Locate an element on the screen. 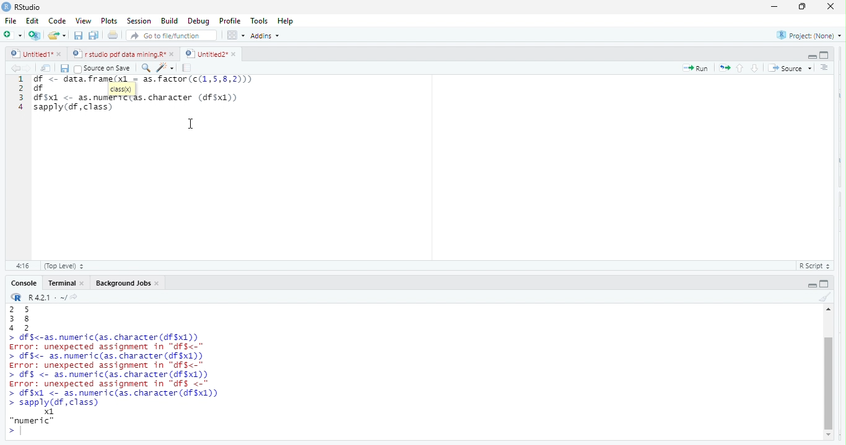 This screenshot has width=846, height=445. hide console is located at coordinates (825, 54).